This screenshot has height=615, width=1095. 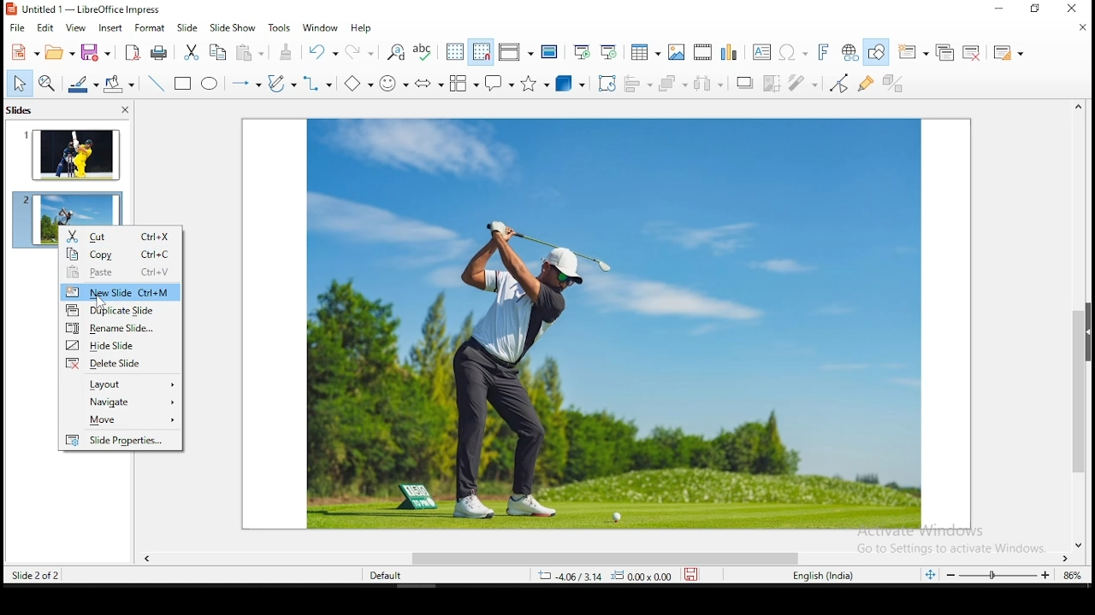 What do you see at coordinates (68, 208) in the screenshot?
I see `slide 2` at bounding box center [68, 208].